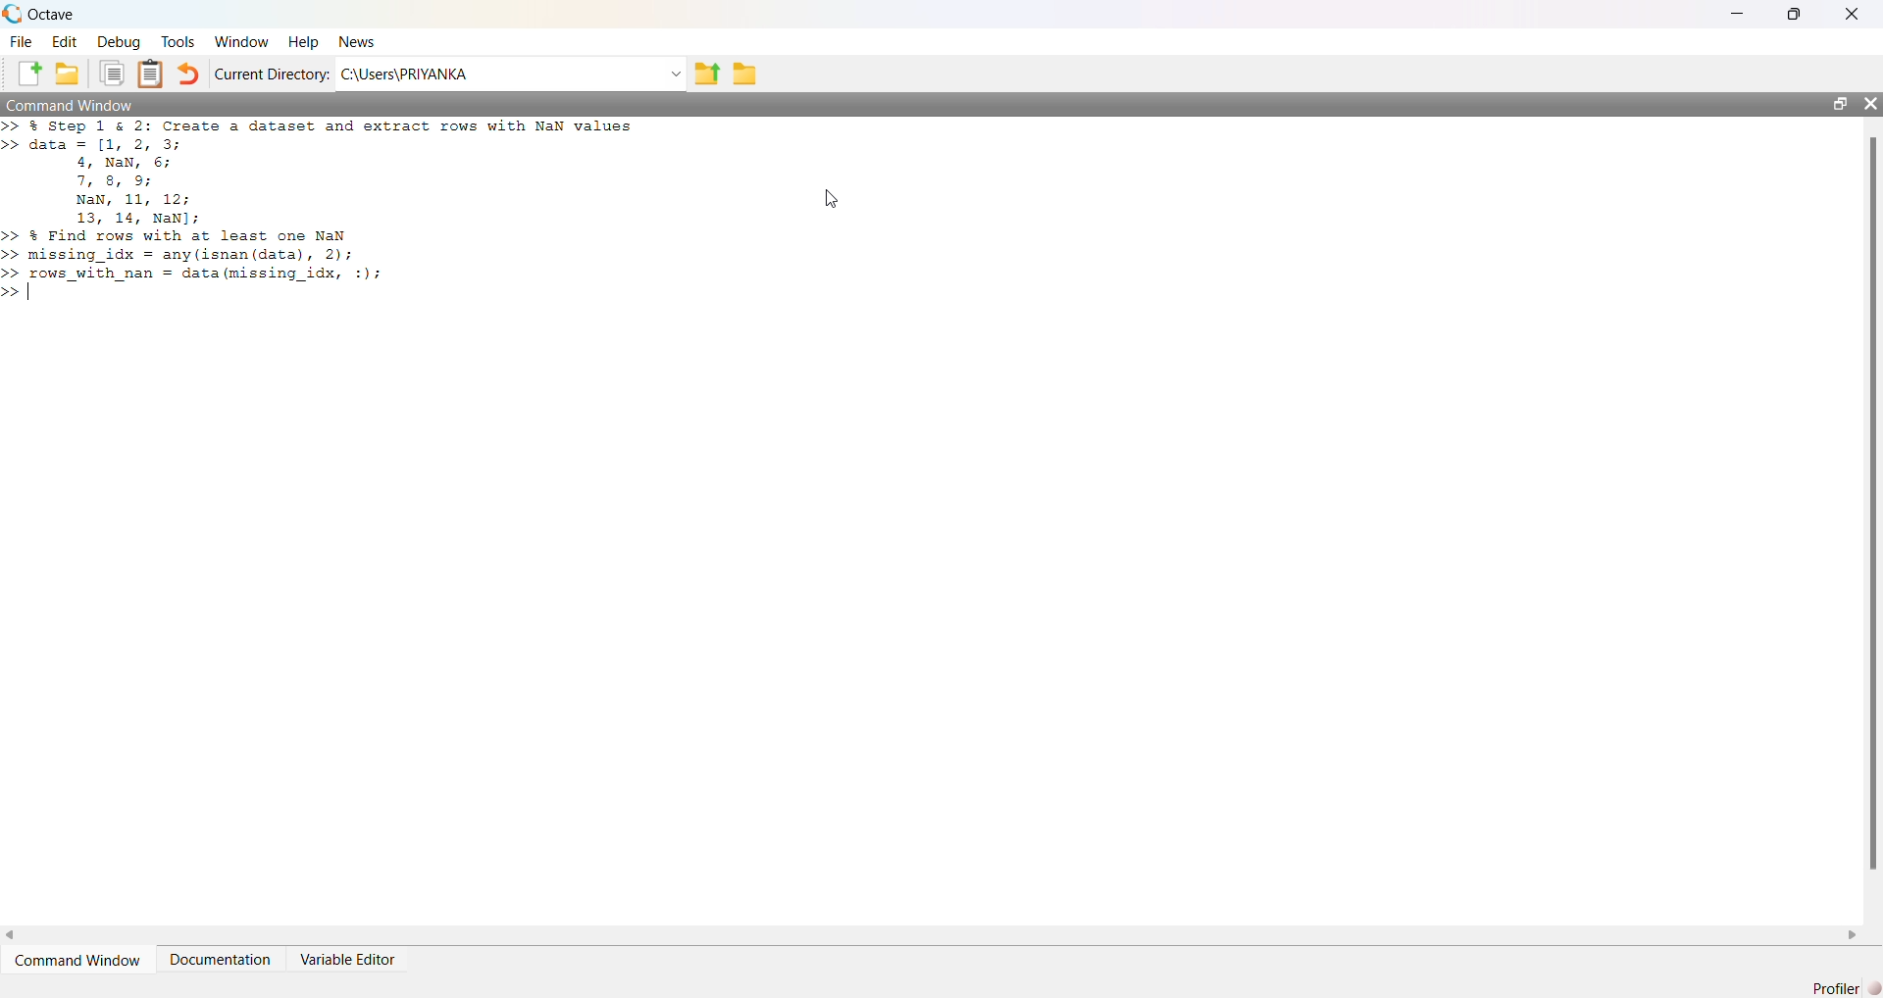 The height and width of the screenshot is (998, 1883). Describe the element at coordinates (273, 74) in the screenshot. I see `Current Directory:` at that location.